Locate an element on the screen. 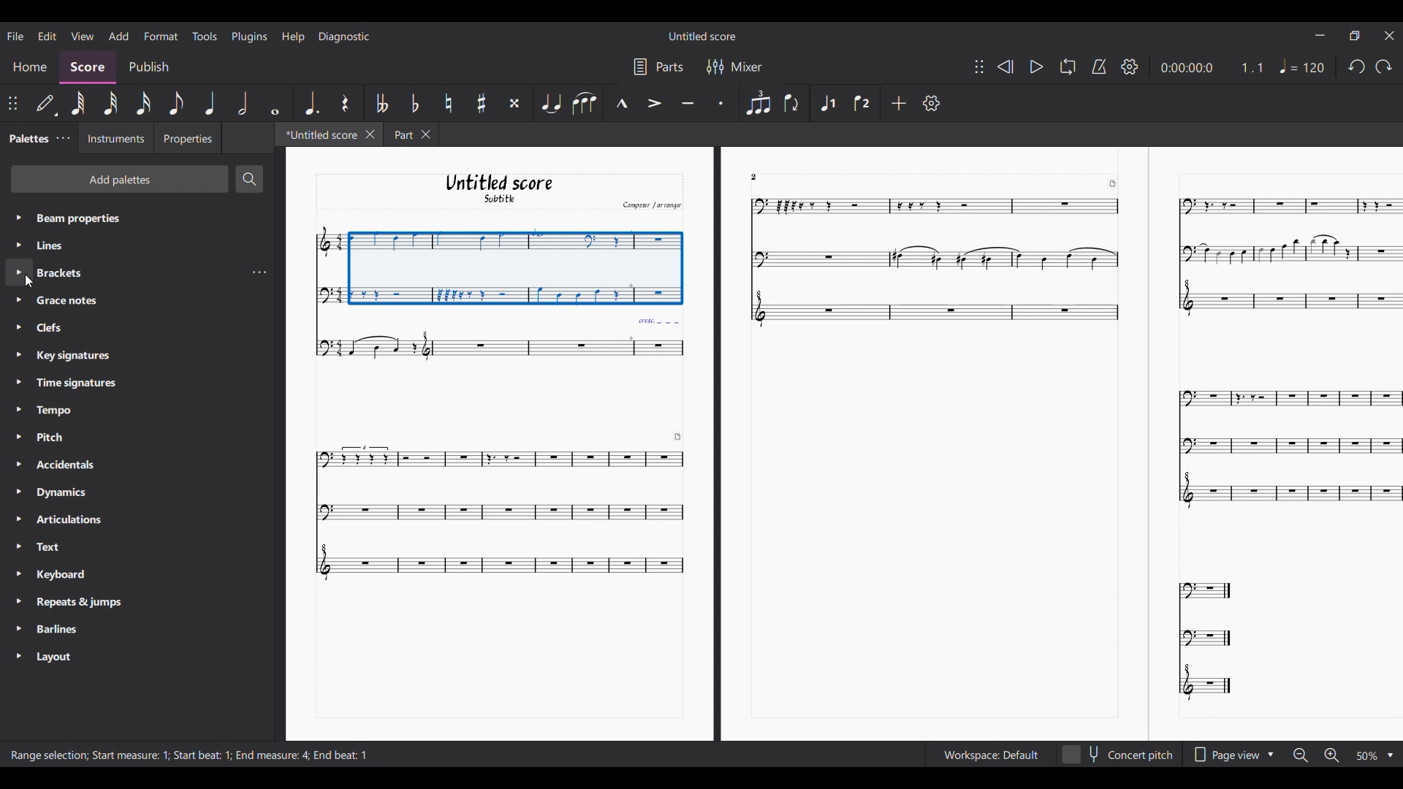 The width and height of the screenshot is (1403, 789). Plugins is located at coordinates (250, 37).